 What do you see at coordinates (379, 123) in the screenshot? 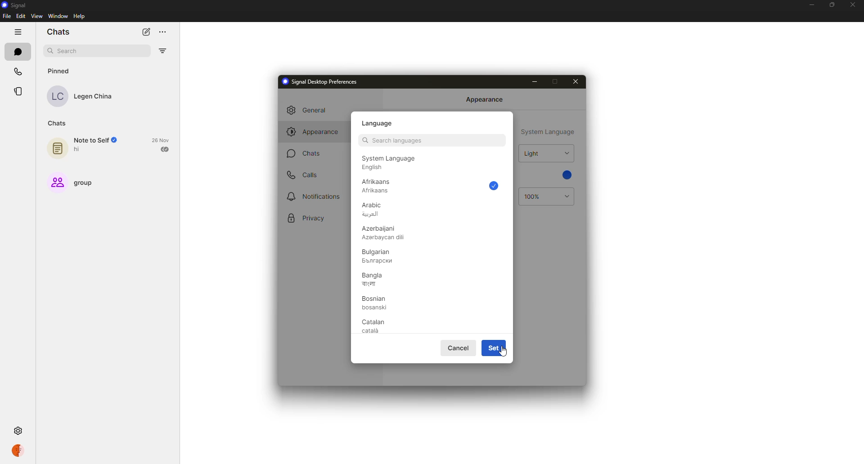
I see `language` at bounding box center [379, 123].